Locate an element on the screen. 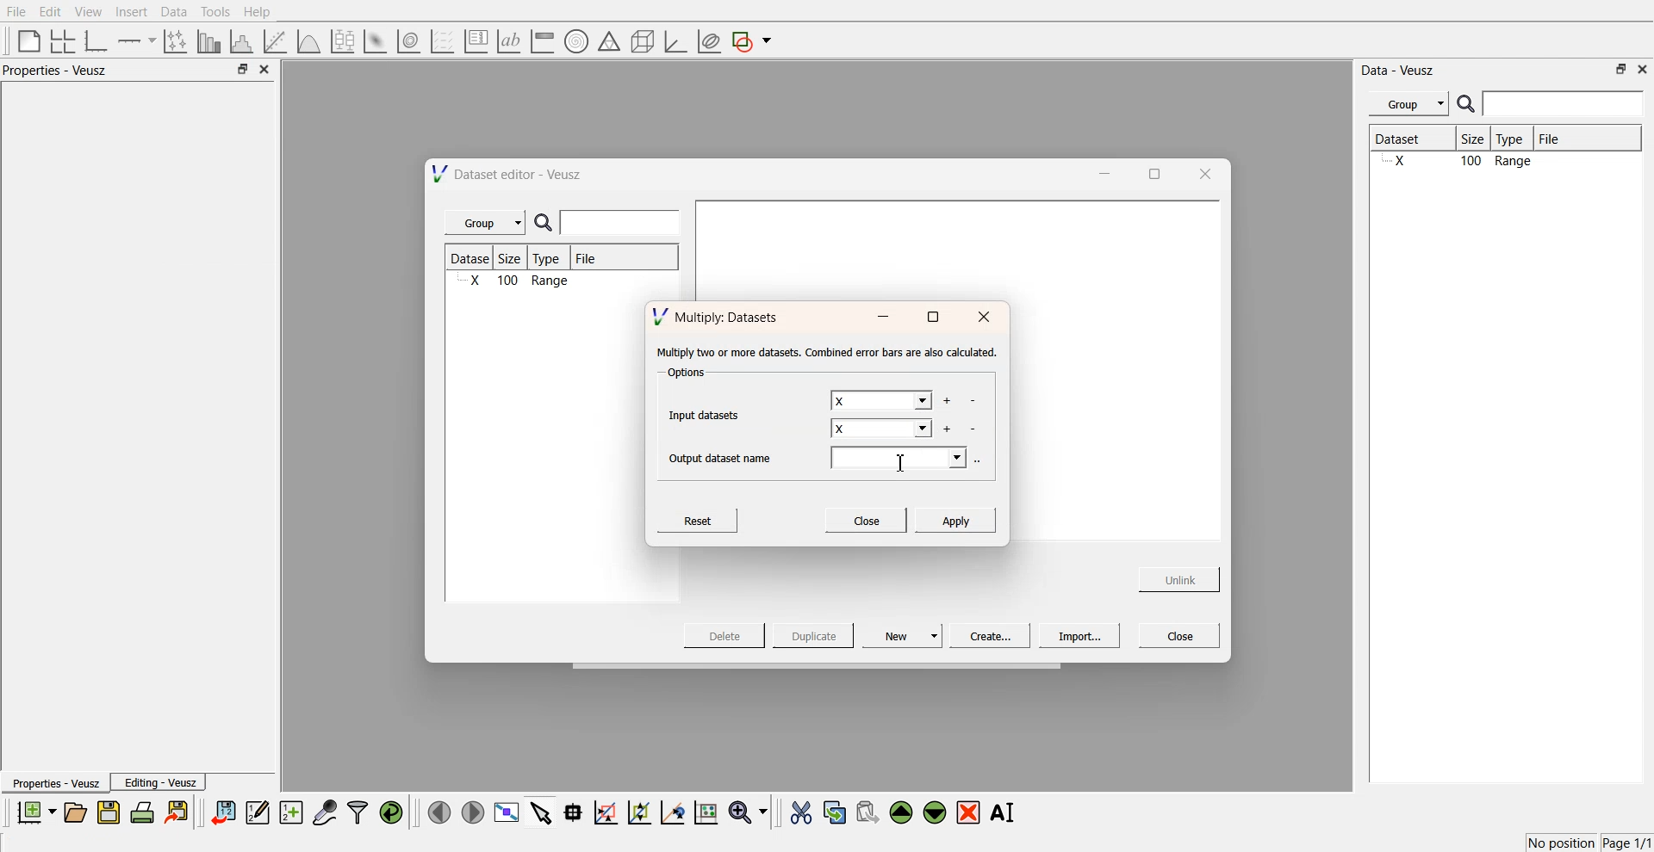 The height and width of the screenshot is (852, 1654). minimise or maximise is located at coordinates (242, 70).